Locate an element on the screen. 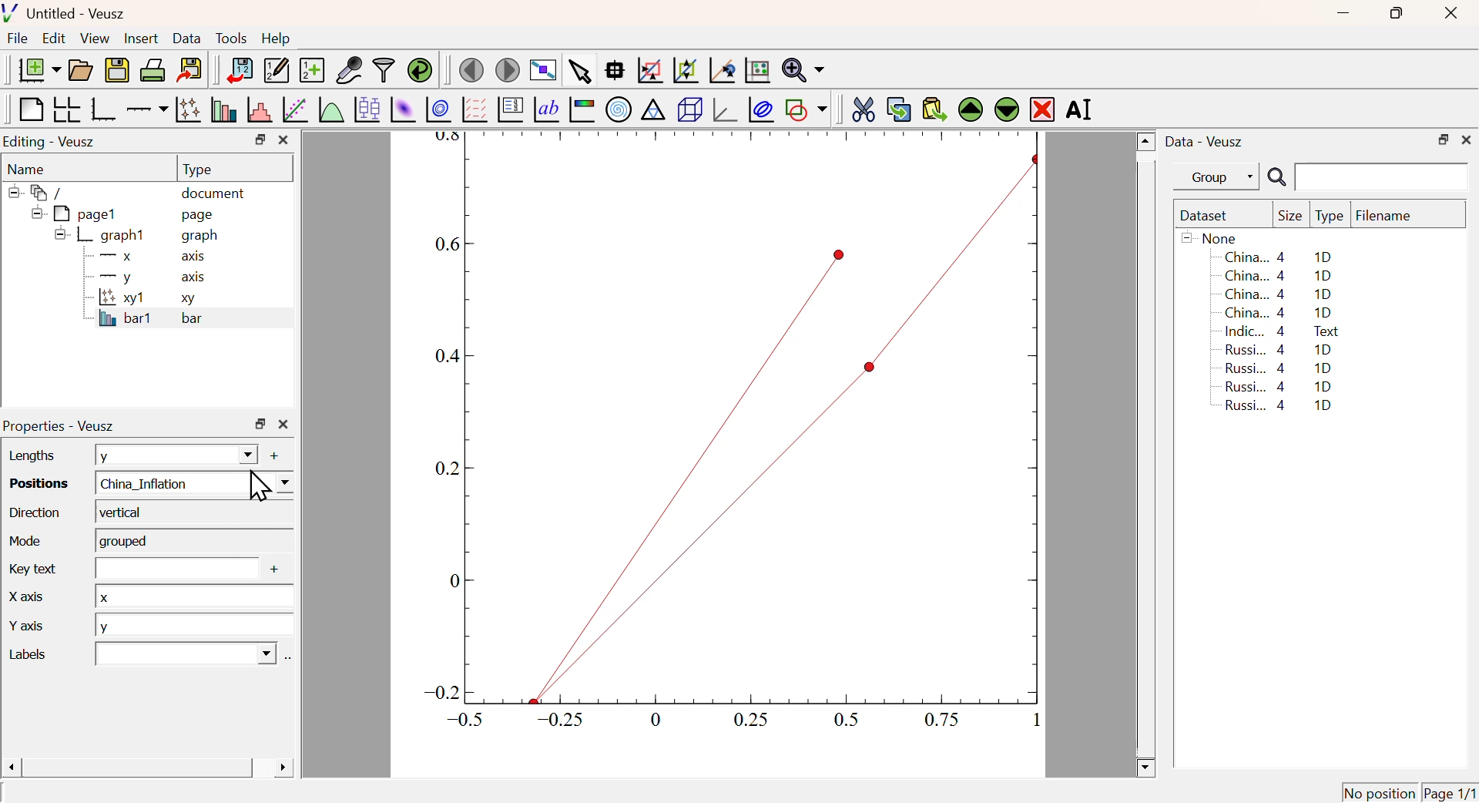 This screenshot has width=1479, height=803. Positions is located at coordinates (34, 482).